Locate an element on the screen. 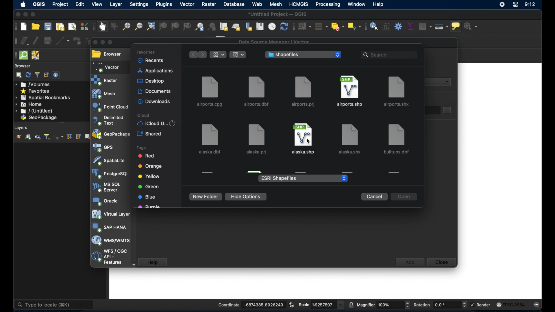  applications is located at coordinates (156, 71).